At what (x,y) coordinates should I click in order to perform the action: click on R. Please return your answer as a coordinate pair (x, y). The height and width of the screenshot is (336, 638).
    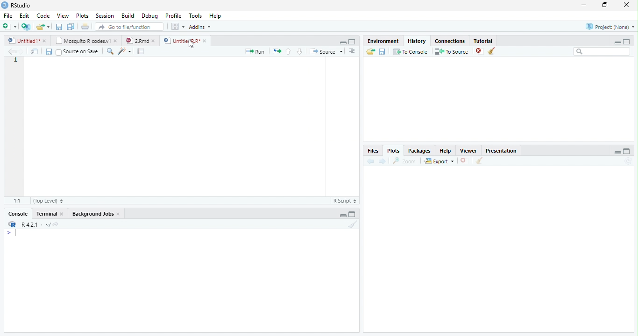
    Looking at the image, I should click on (12, 224).